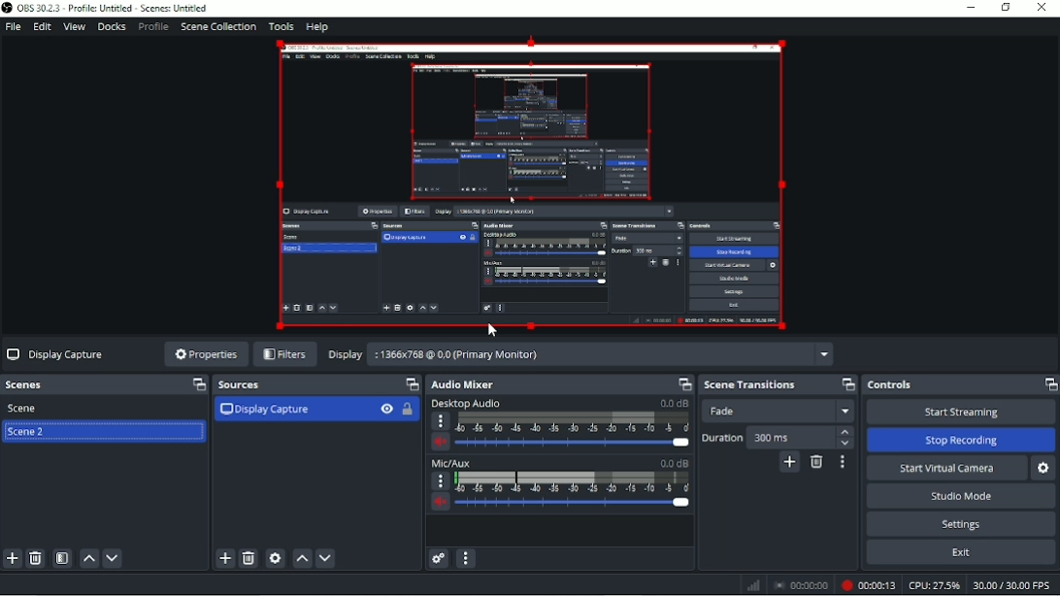  What do you see at coordinates (318, 27) in the screenshot?
I see `Help` at bounding box center [318, 27].